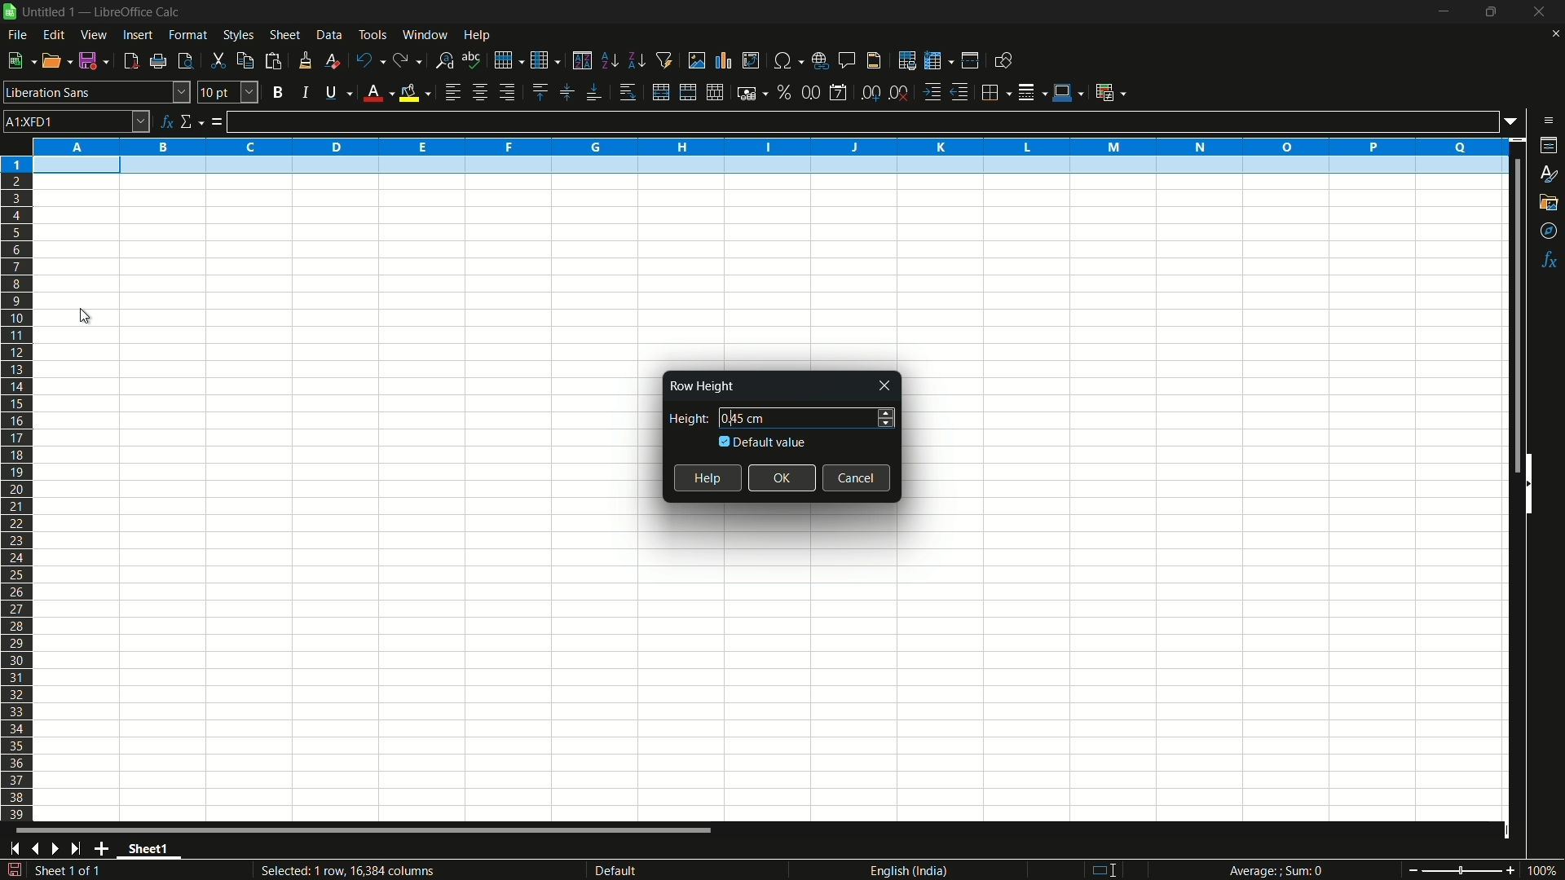  What do you see at coordinates (99, 11) in the screenshot?
I see `| Untitled 1 — LibreOffice Calc` at bounding box center [99, 11].